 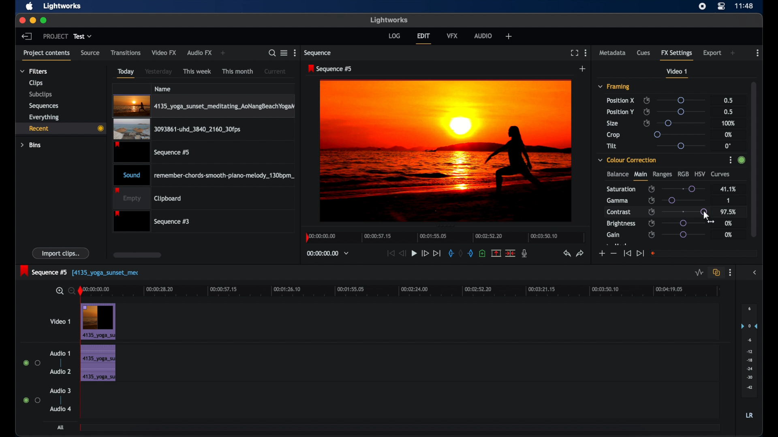 What do you see at coordinates (646, 100) in the screenshot?
I see `enable/disable keyframes` at bounding box center [646, 100].